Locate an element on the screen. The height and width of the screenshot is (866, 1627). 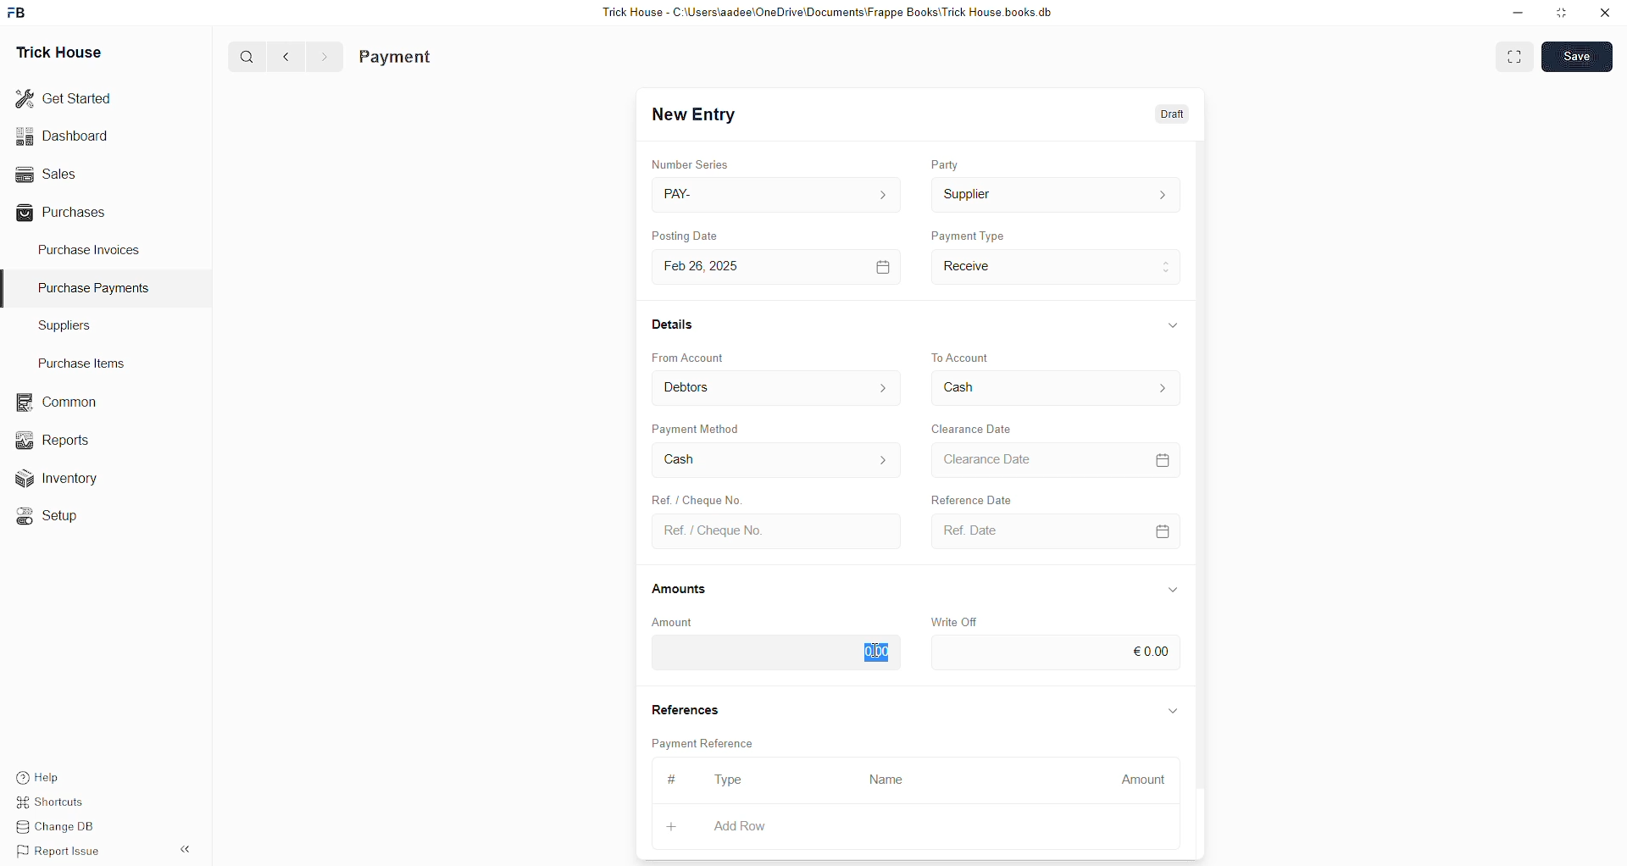
Shortcuts is located at coordinates (51, 802).